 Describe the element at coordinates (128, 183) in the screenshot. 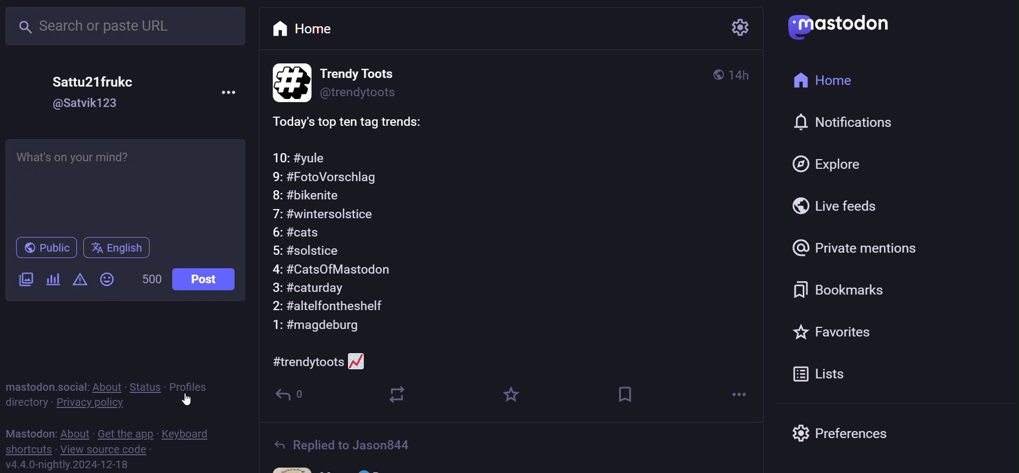

I see `Whats on your mind` at that location.